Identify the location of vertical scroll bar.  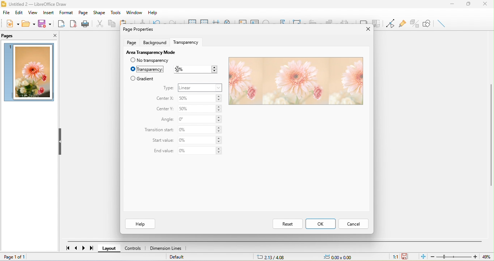
(491, 134).